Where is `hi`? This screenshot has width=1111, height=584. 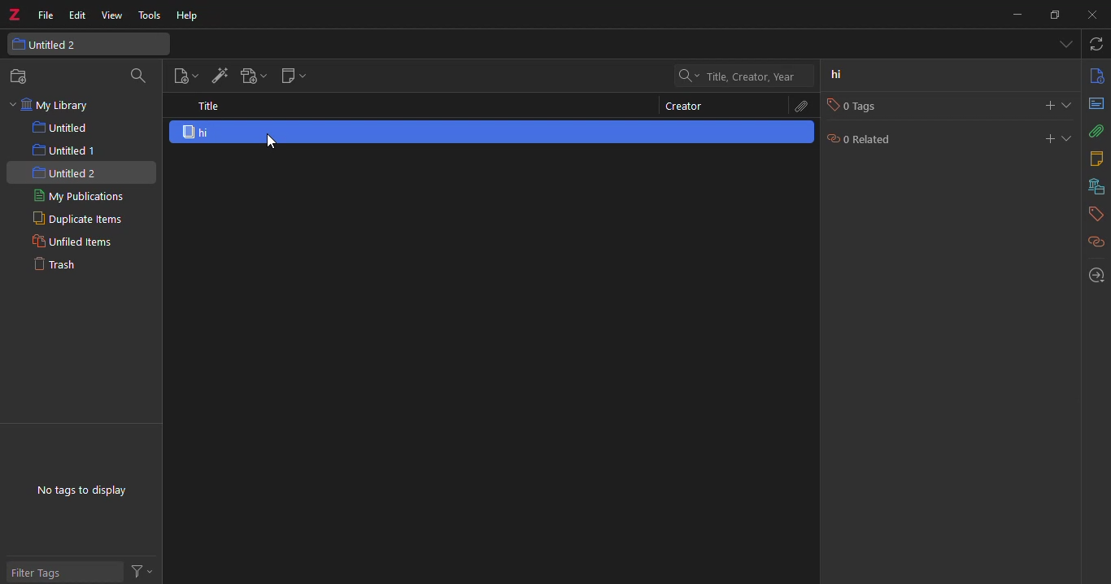 hi is located at coordinates (203, 132).